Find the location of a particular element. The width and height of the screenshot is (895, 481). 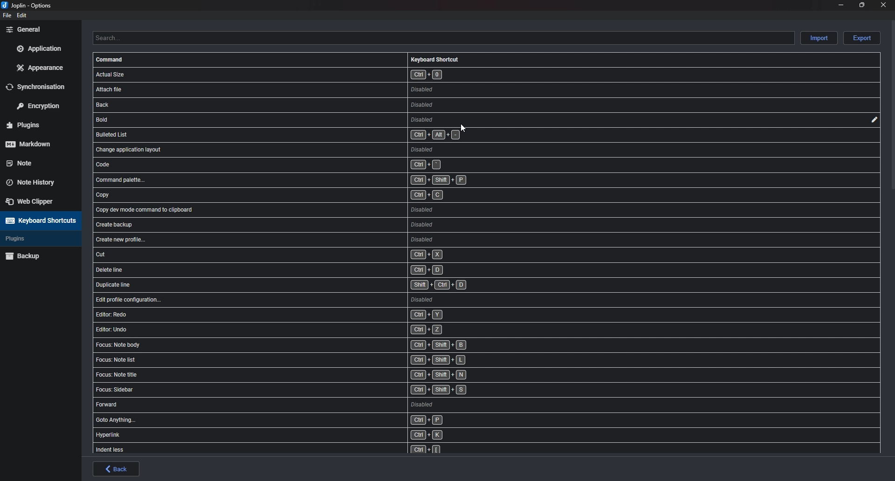

shortcut is located at coordinates (308, 89).